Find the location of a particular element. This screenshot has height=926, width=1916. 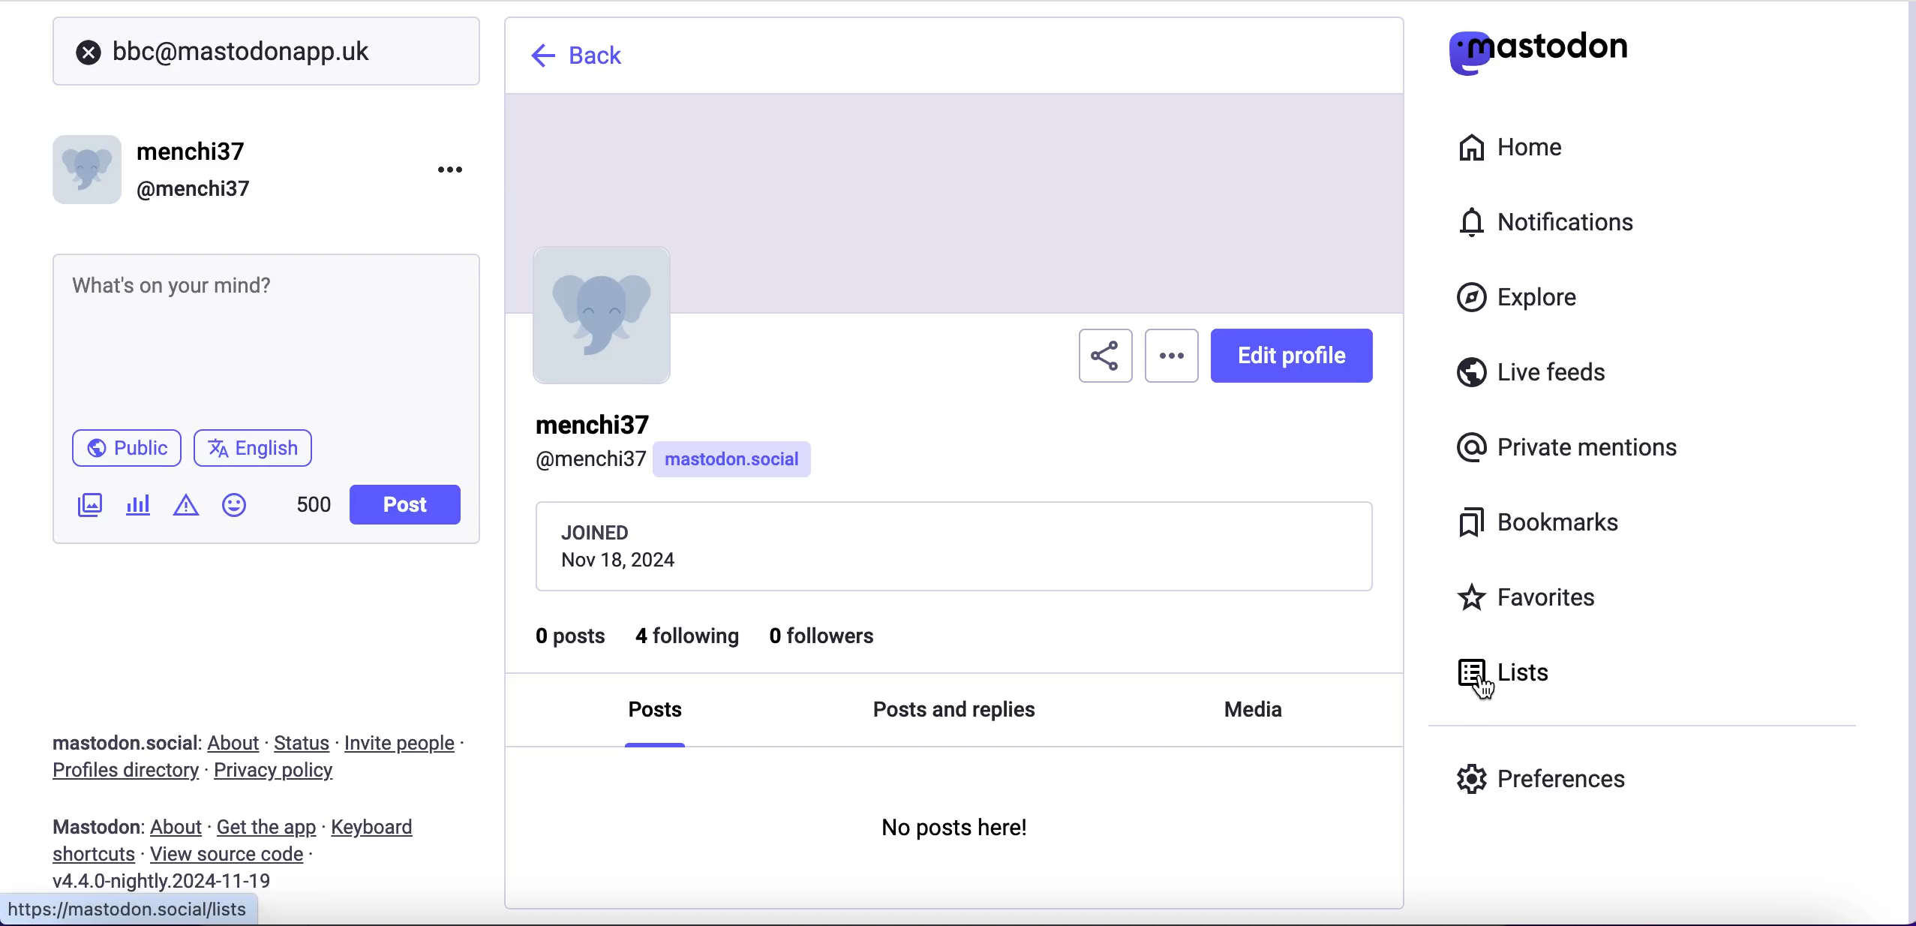

posts is located at coordinates (655, 717).